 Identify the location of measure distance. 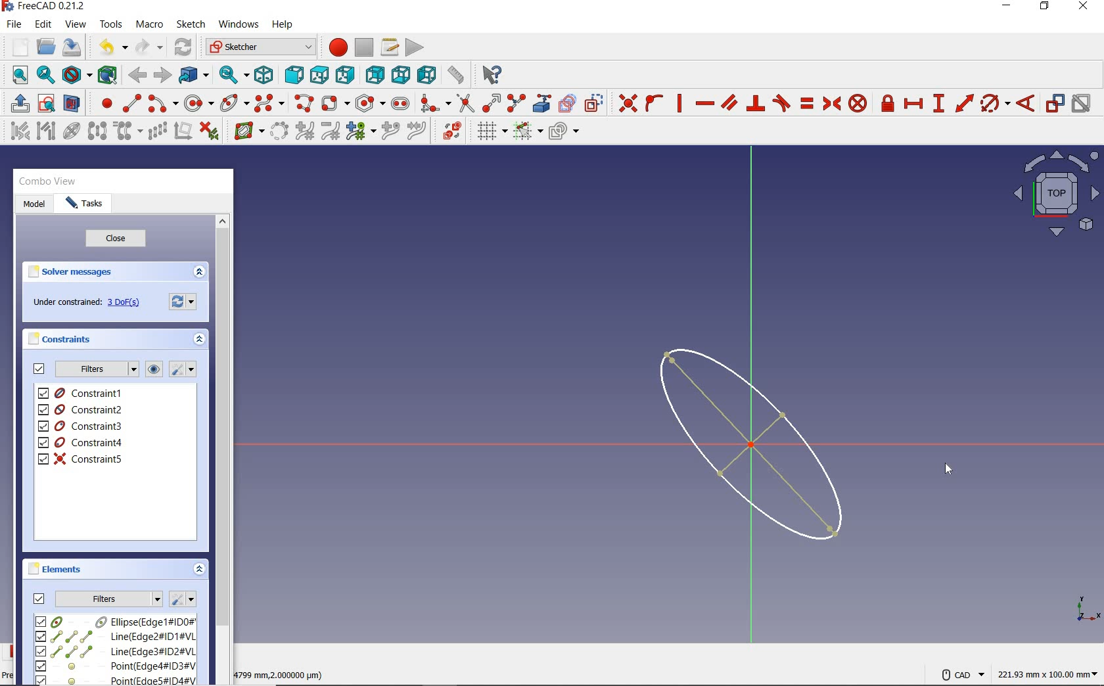
(457, 73).